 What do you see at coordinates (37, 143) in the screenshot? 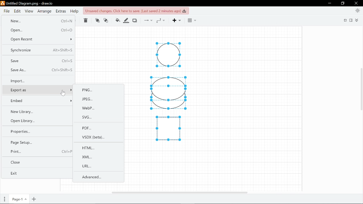
I see `Page setup` at bounding box center [37, 143].